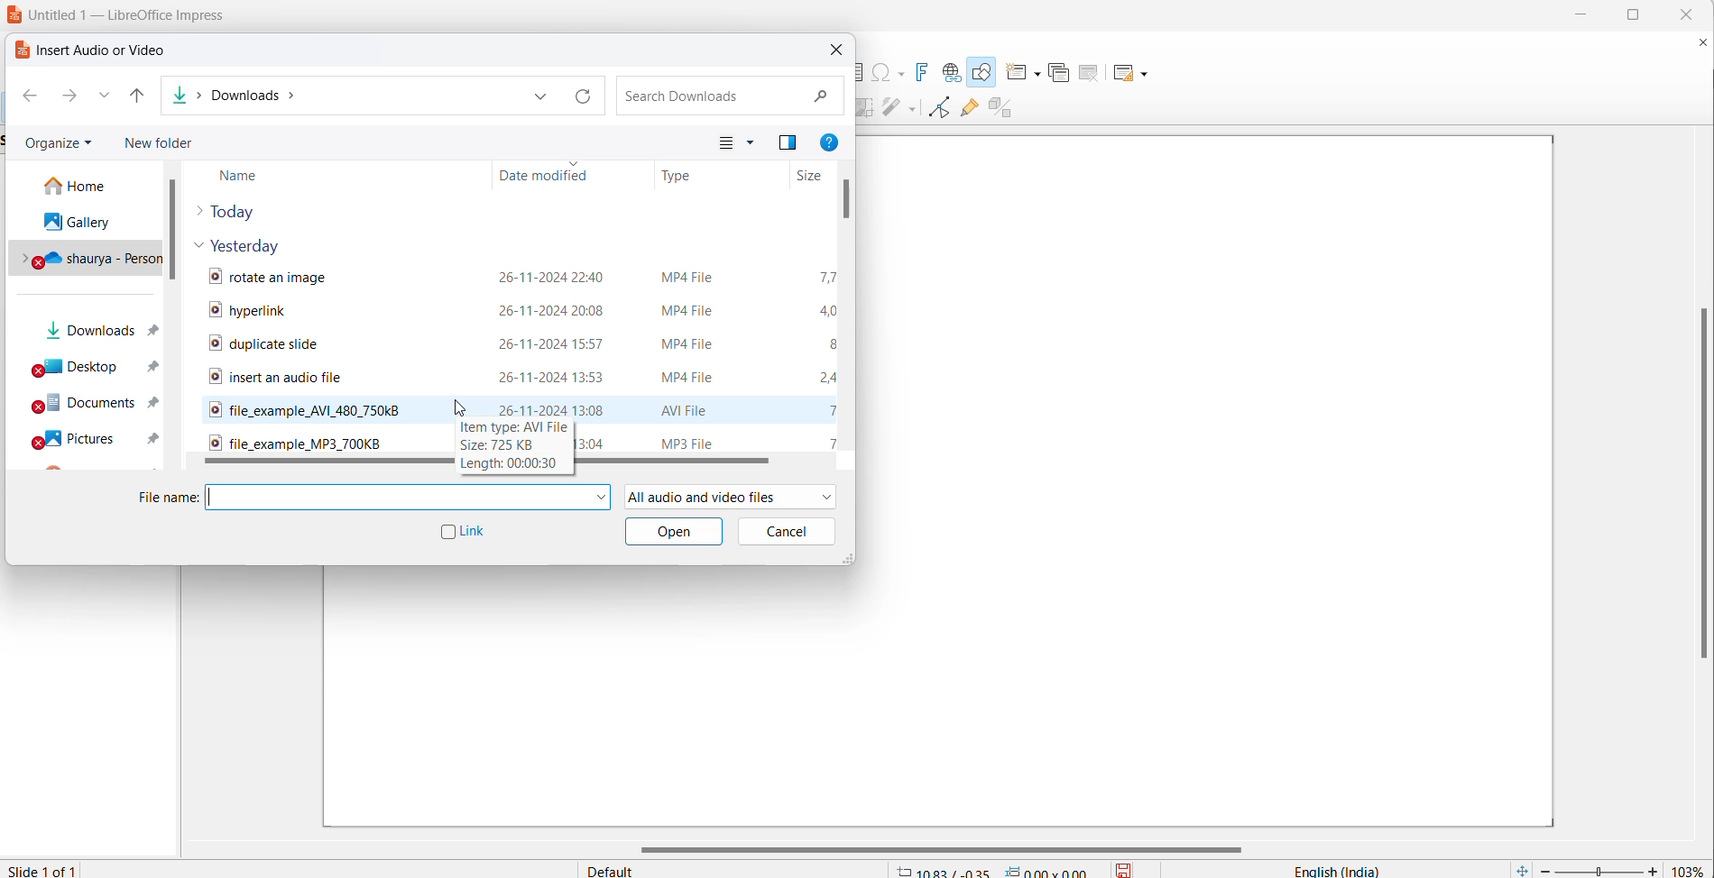 The height and width of the screenshot is (878, 1714). Describe the element at coordinates (453, 409) in the screenshot. I see `cursor` at that location.